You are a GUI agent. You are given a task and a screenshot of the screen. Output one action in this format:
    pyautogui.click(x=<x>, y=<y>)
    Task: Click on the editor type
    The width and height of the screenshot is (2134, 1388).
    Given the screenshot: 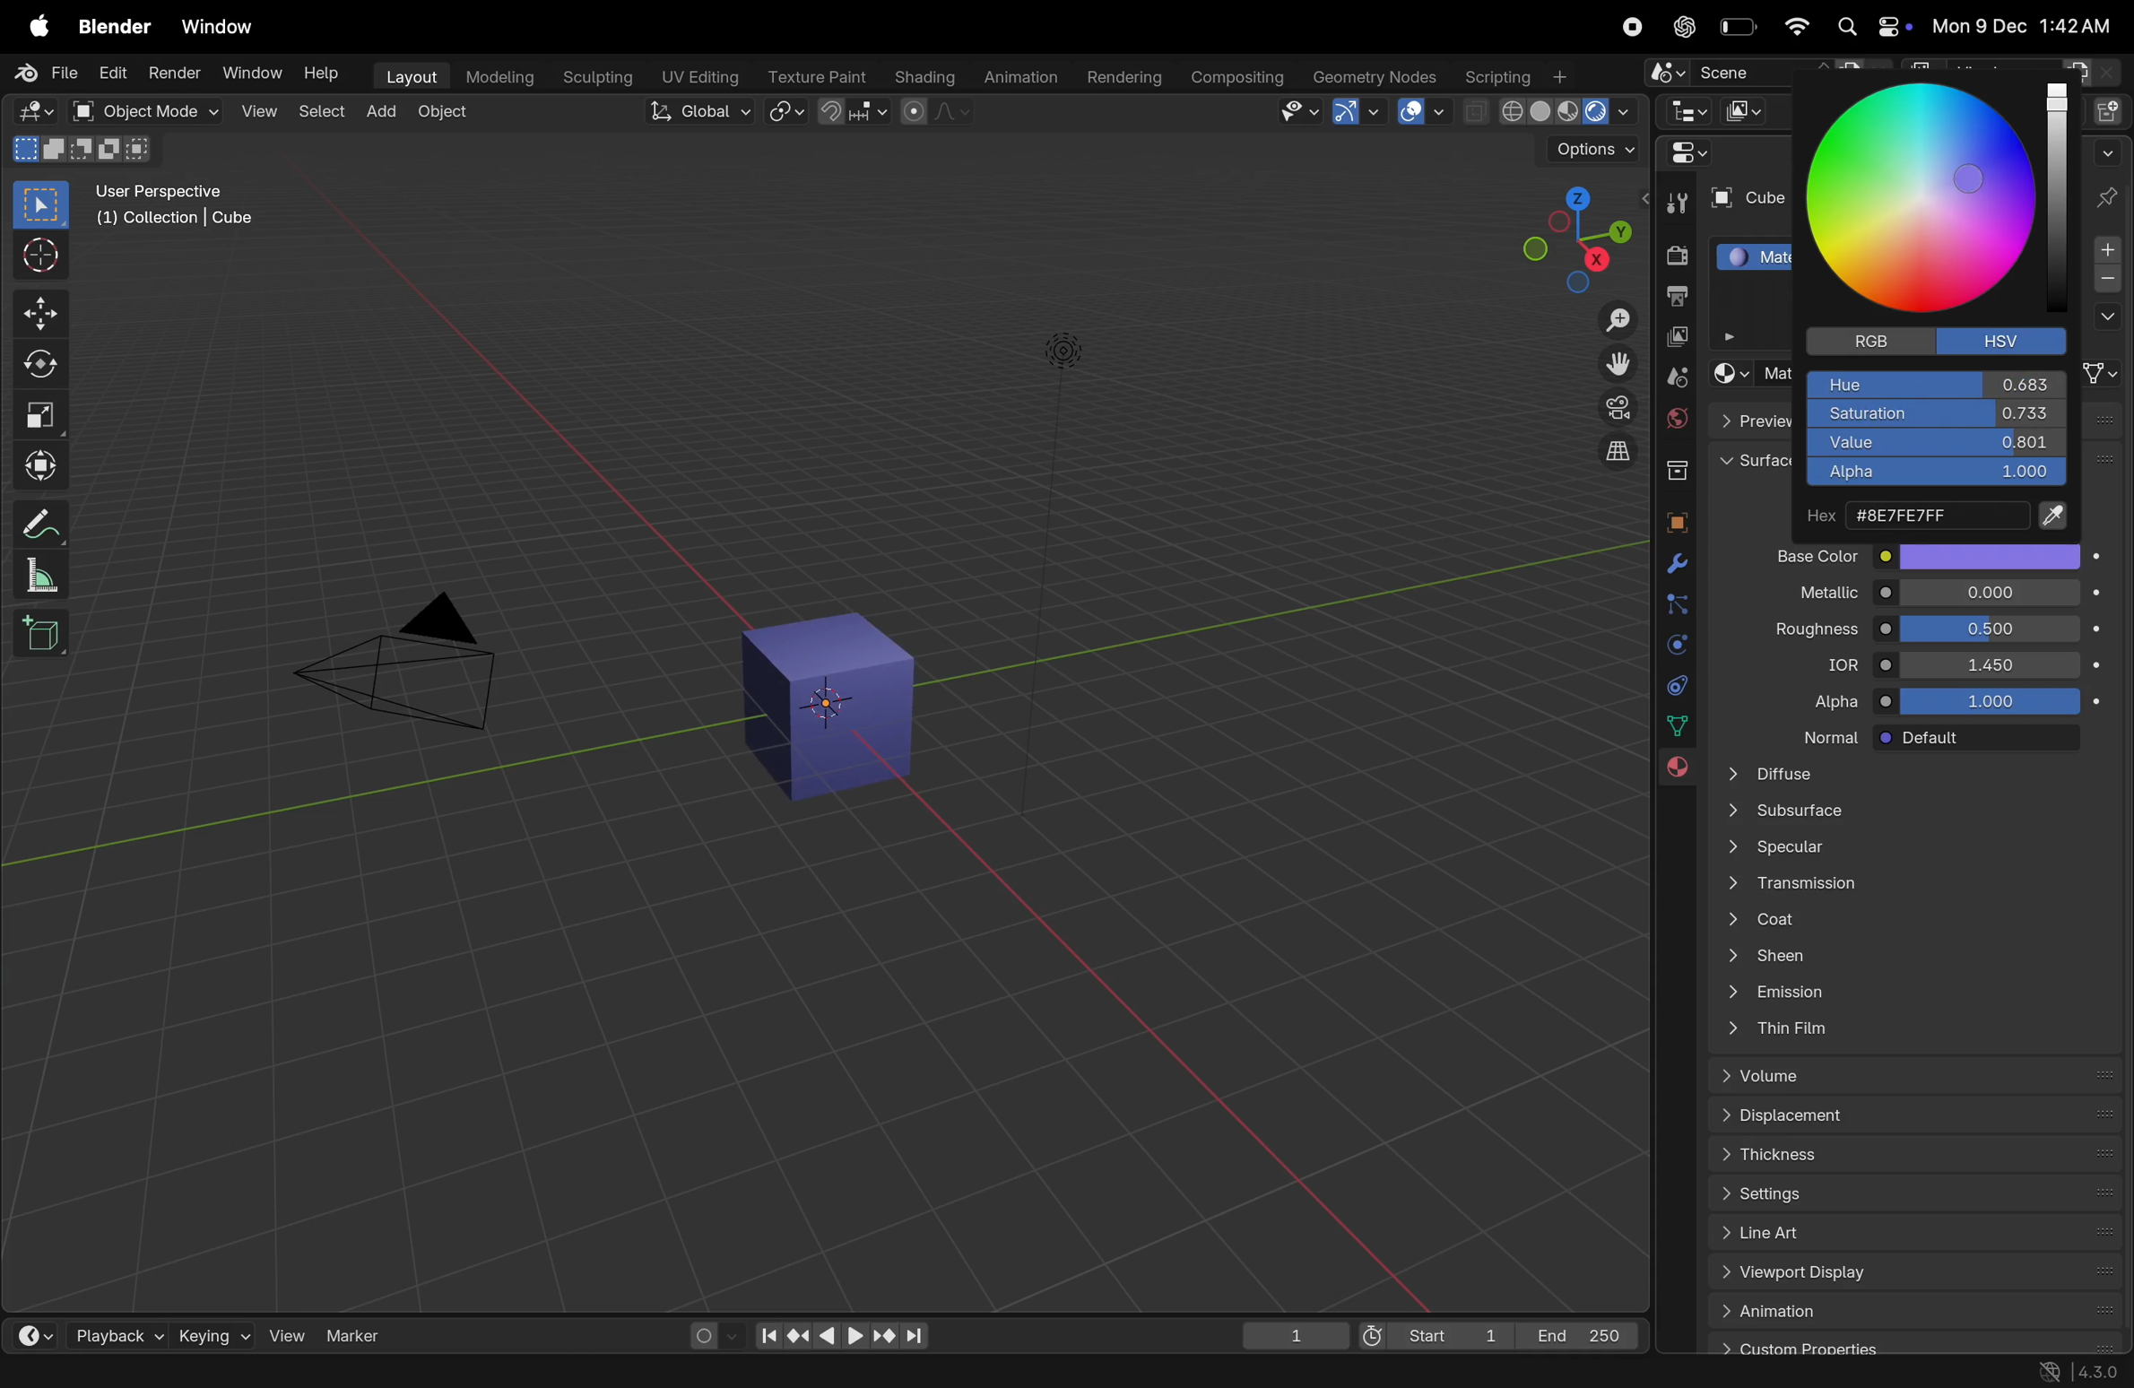 What is the action you would take?
    pyautogui.click(x=1686, y=109)
    